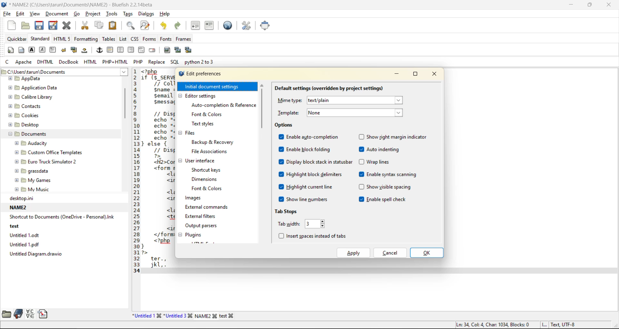 The width and height of the screenshot is (619, 329). I want to click on non breaking space, so click(86, 51).